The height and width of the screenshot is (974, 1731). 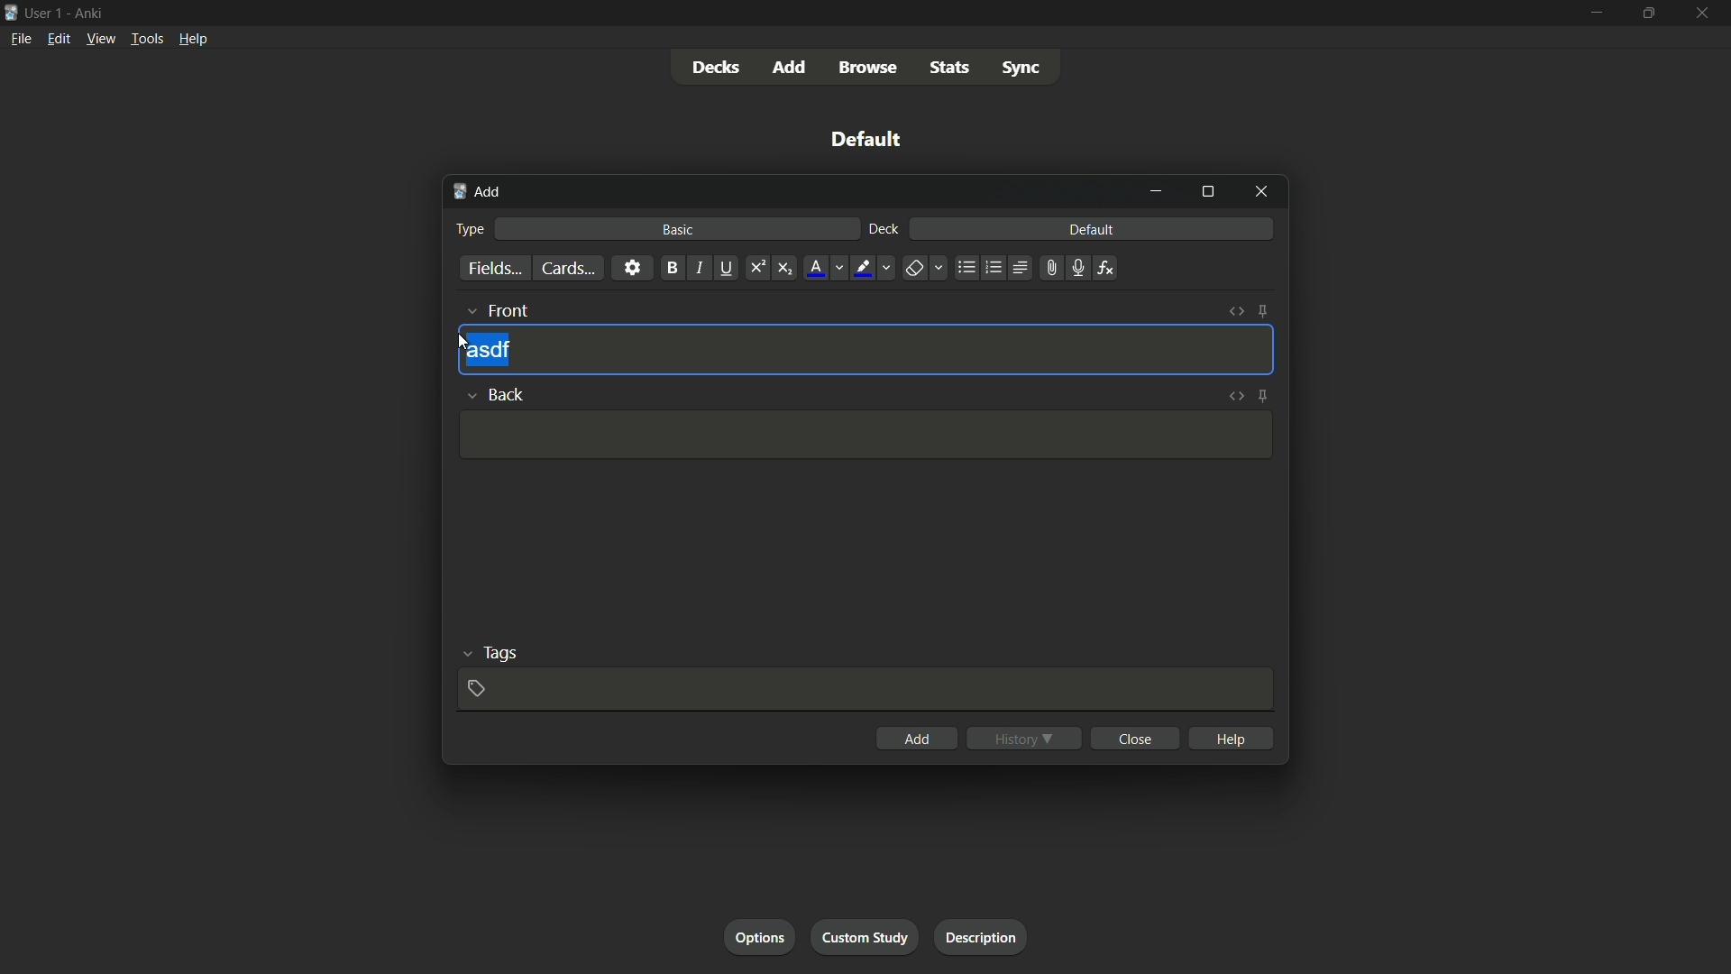 I want to click on toggle html editor, so click(x=1234, y=396).